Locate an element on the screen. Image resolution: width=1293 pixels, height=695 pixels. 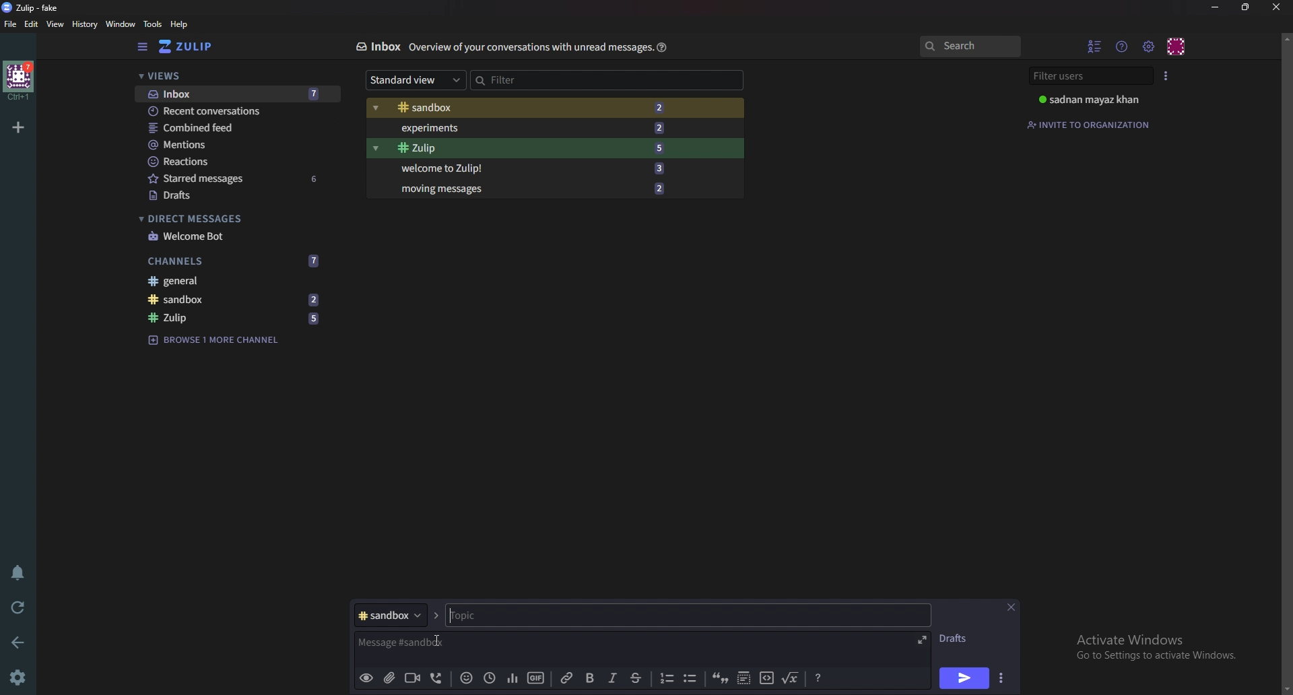
Inbox is located at coordinates (377, 46).